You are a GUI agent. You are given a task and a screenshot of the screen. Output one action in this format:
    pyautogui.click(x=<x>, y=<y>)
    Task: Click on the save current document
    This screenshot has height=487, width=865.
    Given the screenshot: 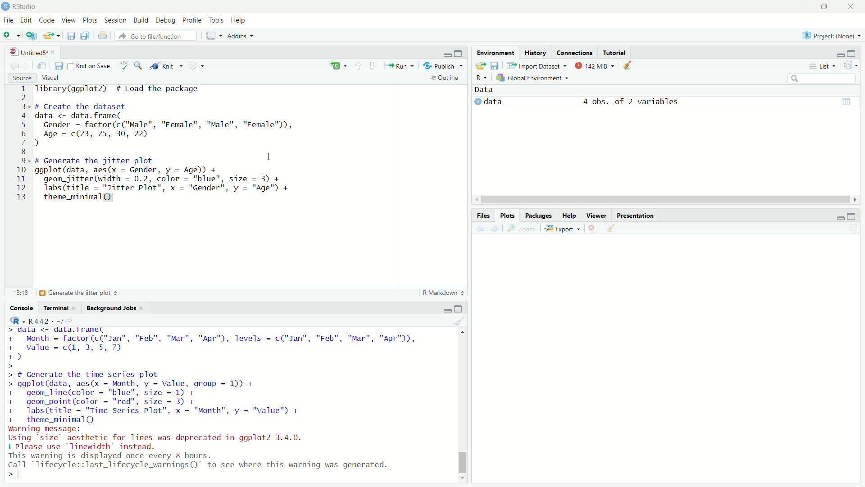 What is the action you would take?
    pyautogui.click(x=59, y=66)
    